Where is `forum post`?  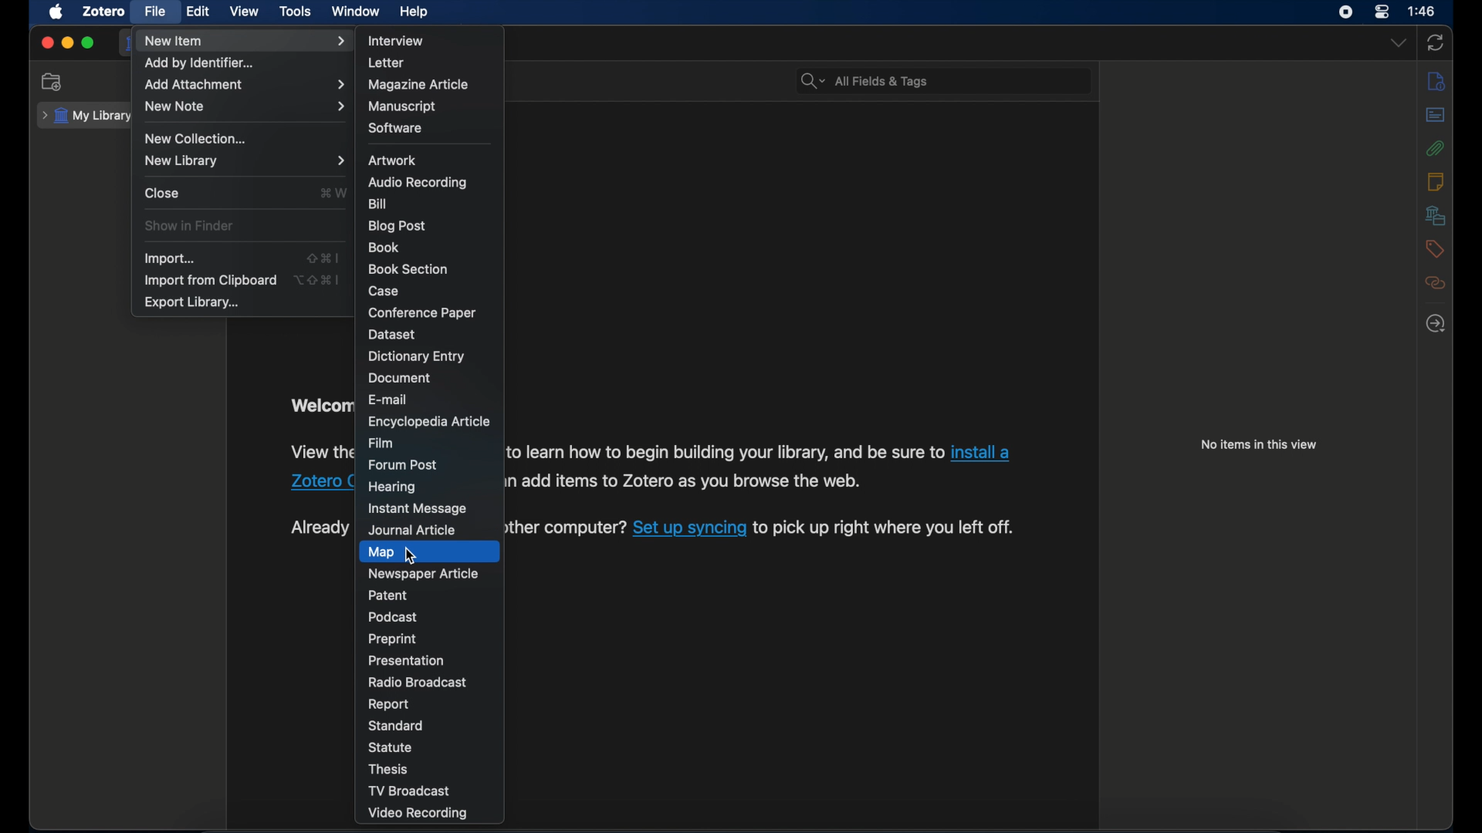 forum post is located at coordinates (403, 464).